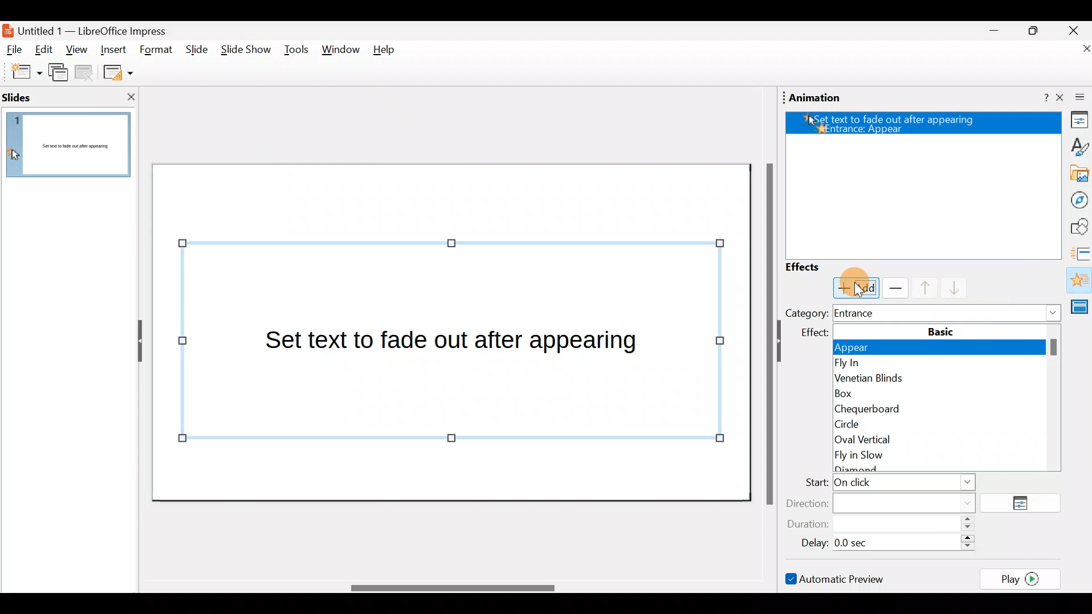  Describe the element at coordinates (884, 525) in the screenshot. I see `Duration` at that location.